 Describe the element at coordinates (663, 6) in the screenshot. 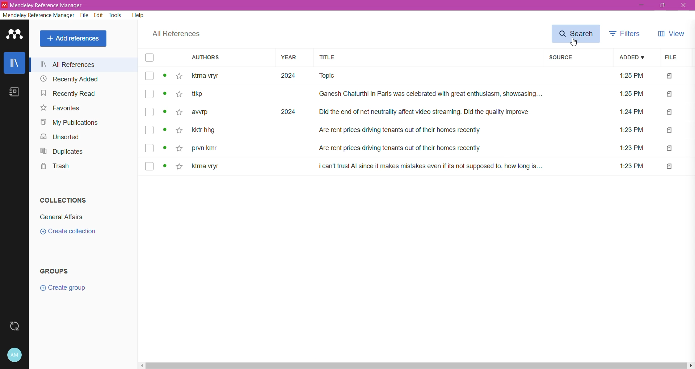

I see `Restore Down` at that location.